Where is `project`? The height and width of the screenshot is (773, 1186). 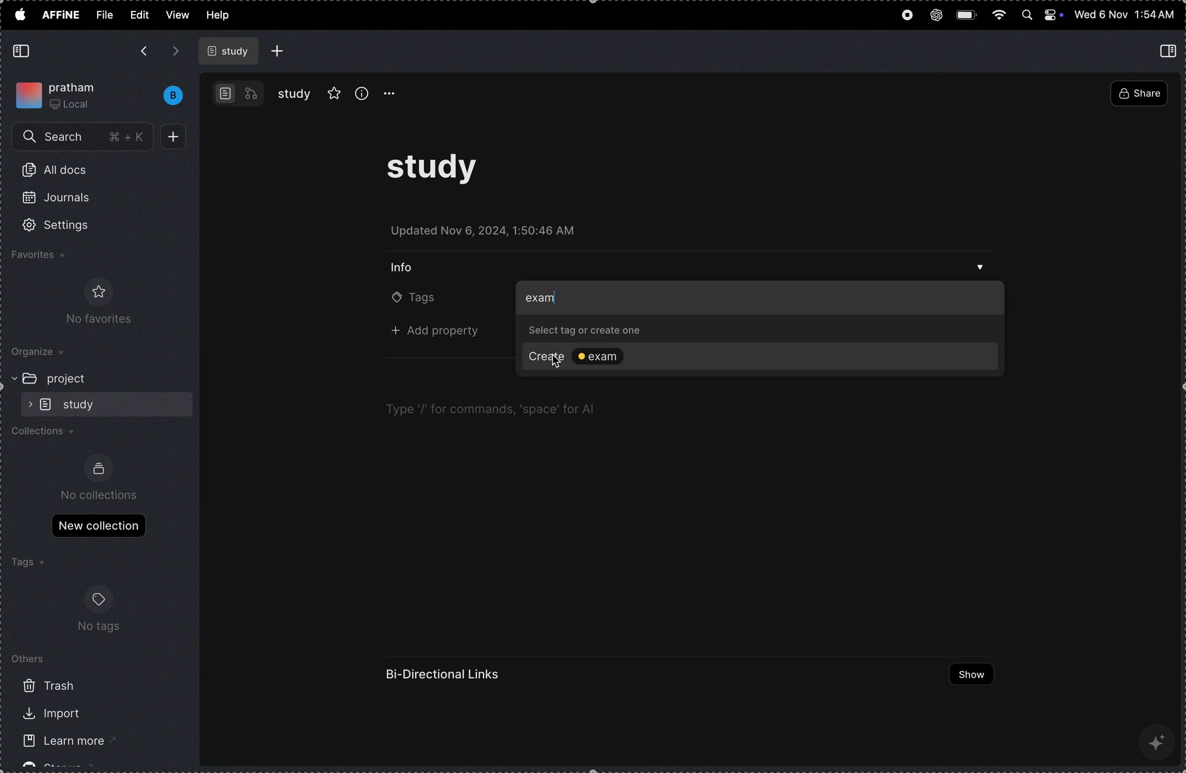 project is located at coordinates (73, 378).